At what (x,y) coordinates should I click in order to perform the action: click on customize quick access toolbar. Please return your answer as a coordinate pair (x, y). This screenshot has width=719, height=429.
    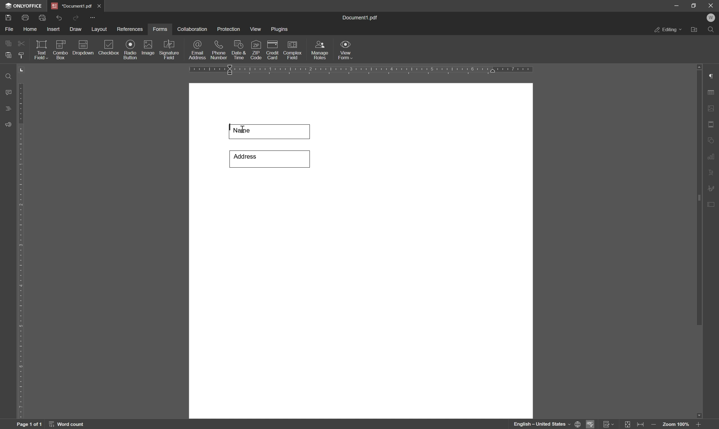
    Looking at the image, I should click on (94, 17).